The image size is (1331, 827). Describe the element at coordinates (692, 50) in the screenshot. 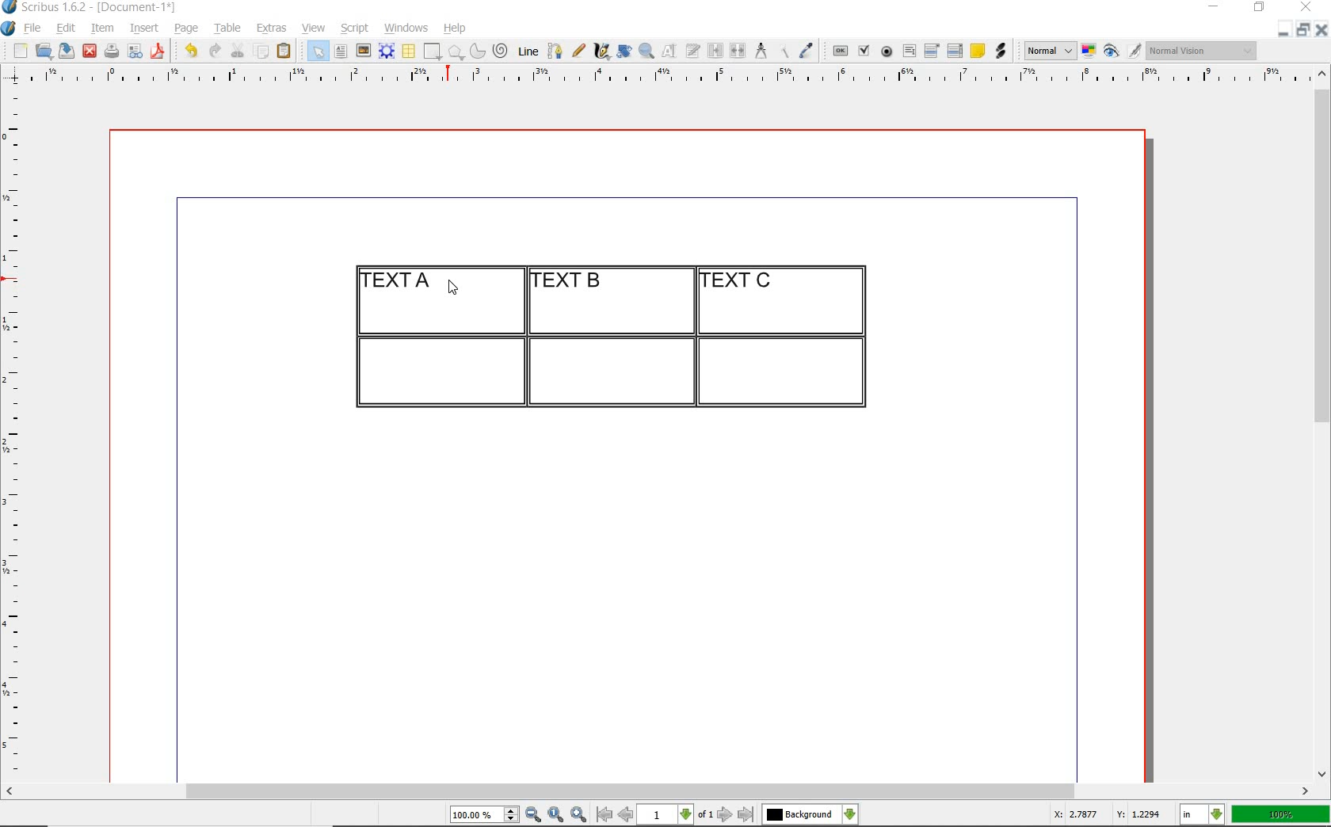

I see `edit text with story editor` at that location.